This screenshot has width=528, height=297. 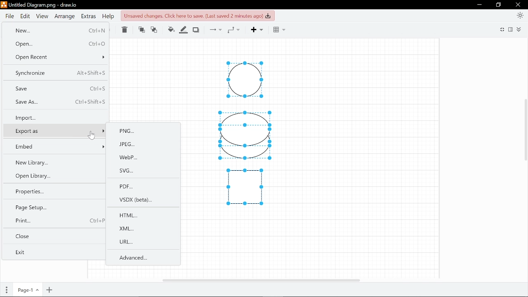 I want to click on JPEG, so click(x=142, y=145).